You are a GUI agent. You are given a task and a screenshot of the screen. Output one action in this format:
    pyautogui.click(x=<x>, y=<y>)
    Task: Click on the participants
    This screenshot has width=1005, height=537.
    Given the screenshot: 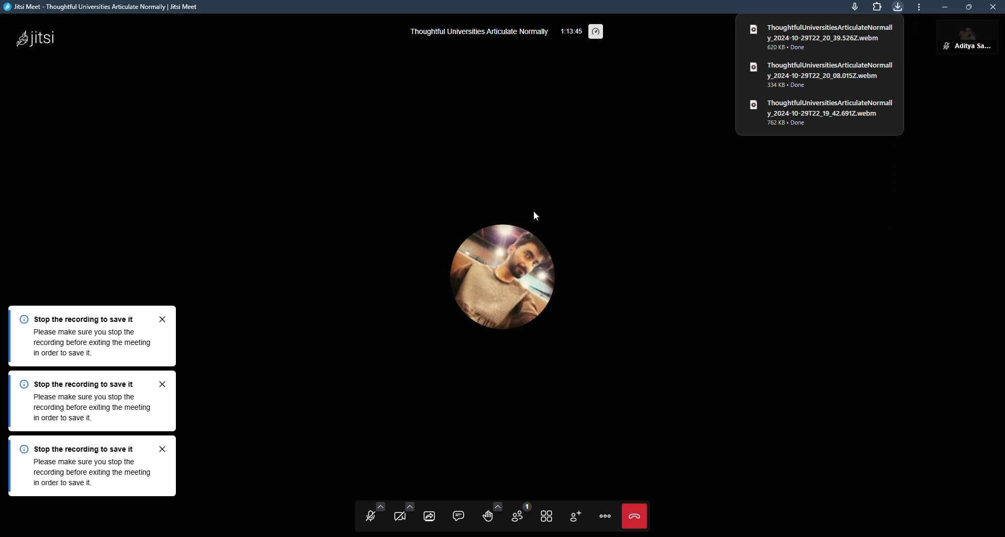 What is the action you would take?
    pyautogui.click(x=516, y=514)
    